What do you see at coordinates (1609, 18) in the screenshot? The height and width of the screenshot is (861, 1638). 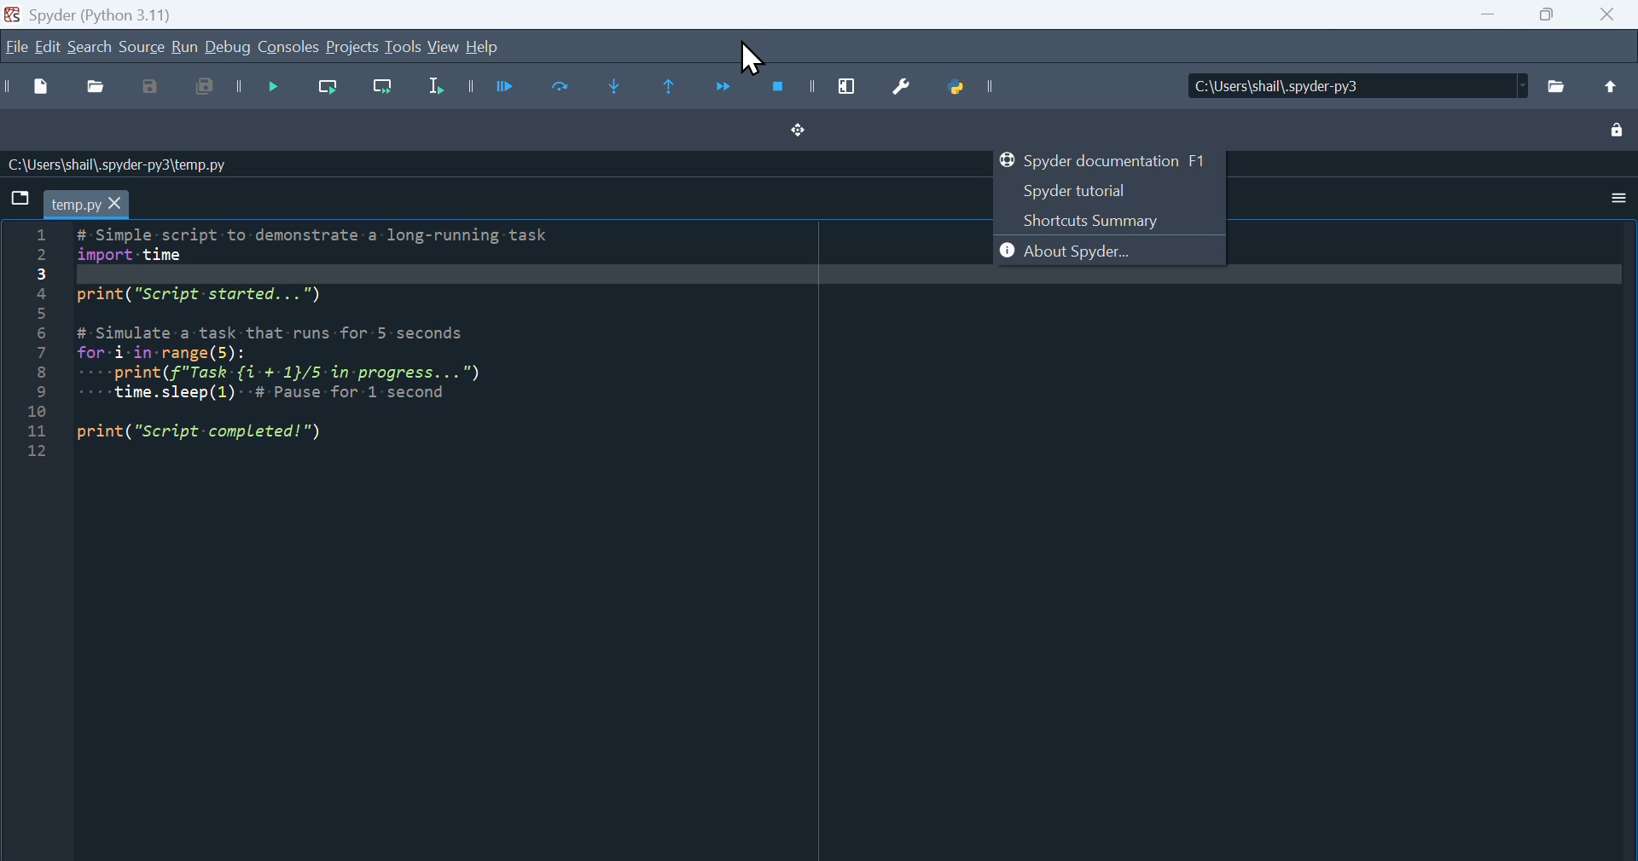 I see `` at bounding box center [1609, 18].